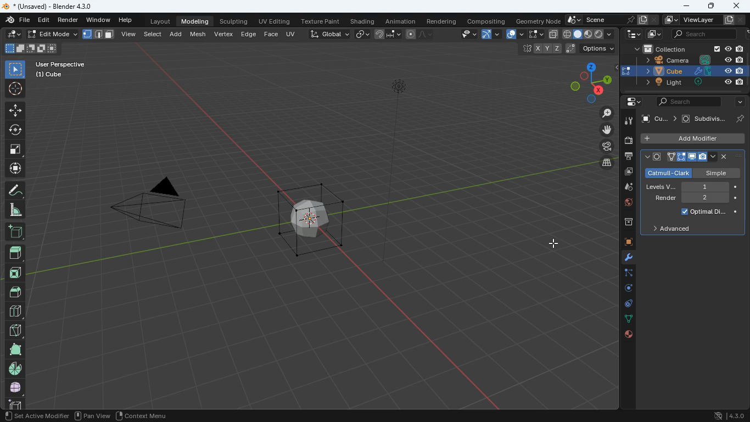  I want to click on window, so click(99, 20).